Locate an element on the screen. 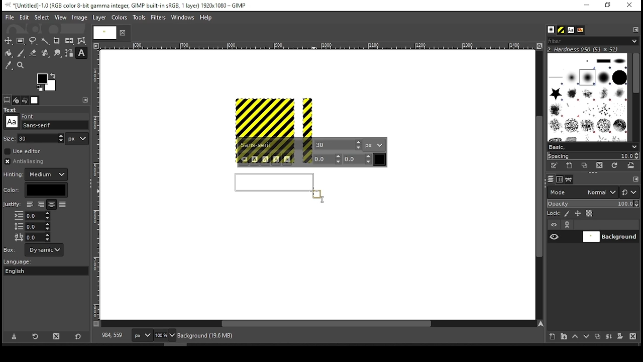 The image size is (643, 362). color picker tool is located at coordinates (8, 66).